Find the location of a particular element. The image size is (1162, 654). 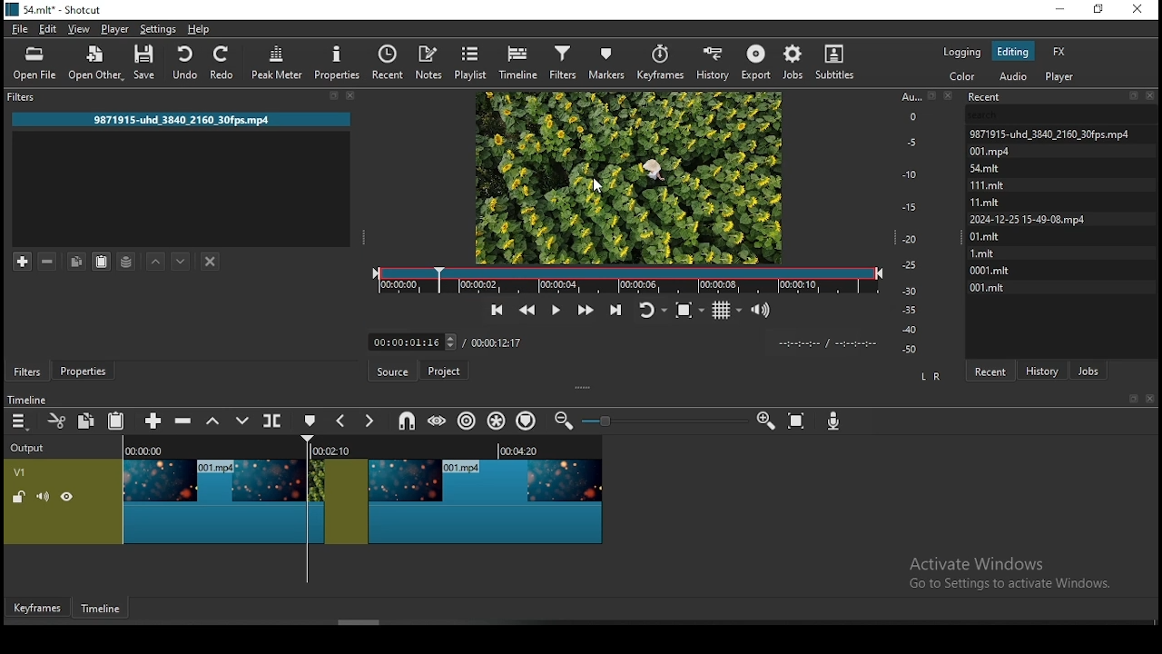

video track is located at coordinates (362, 491).